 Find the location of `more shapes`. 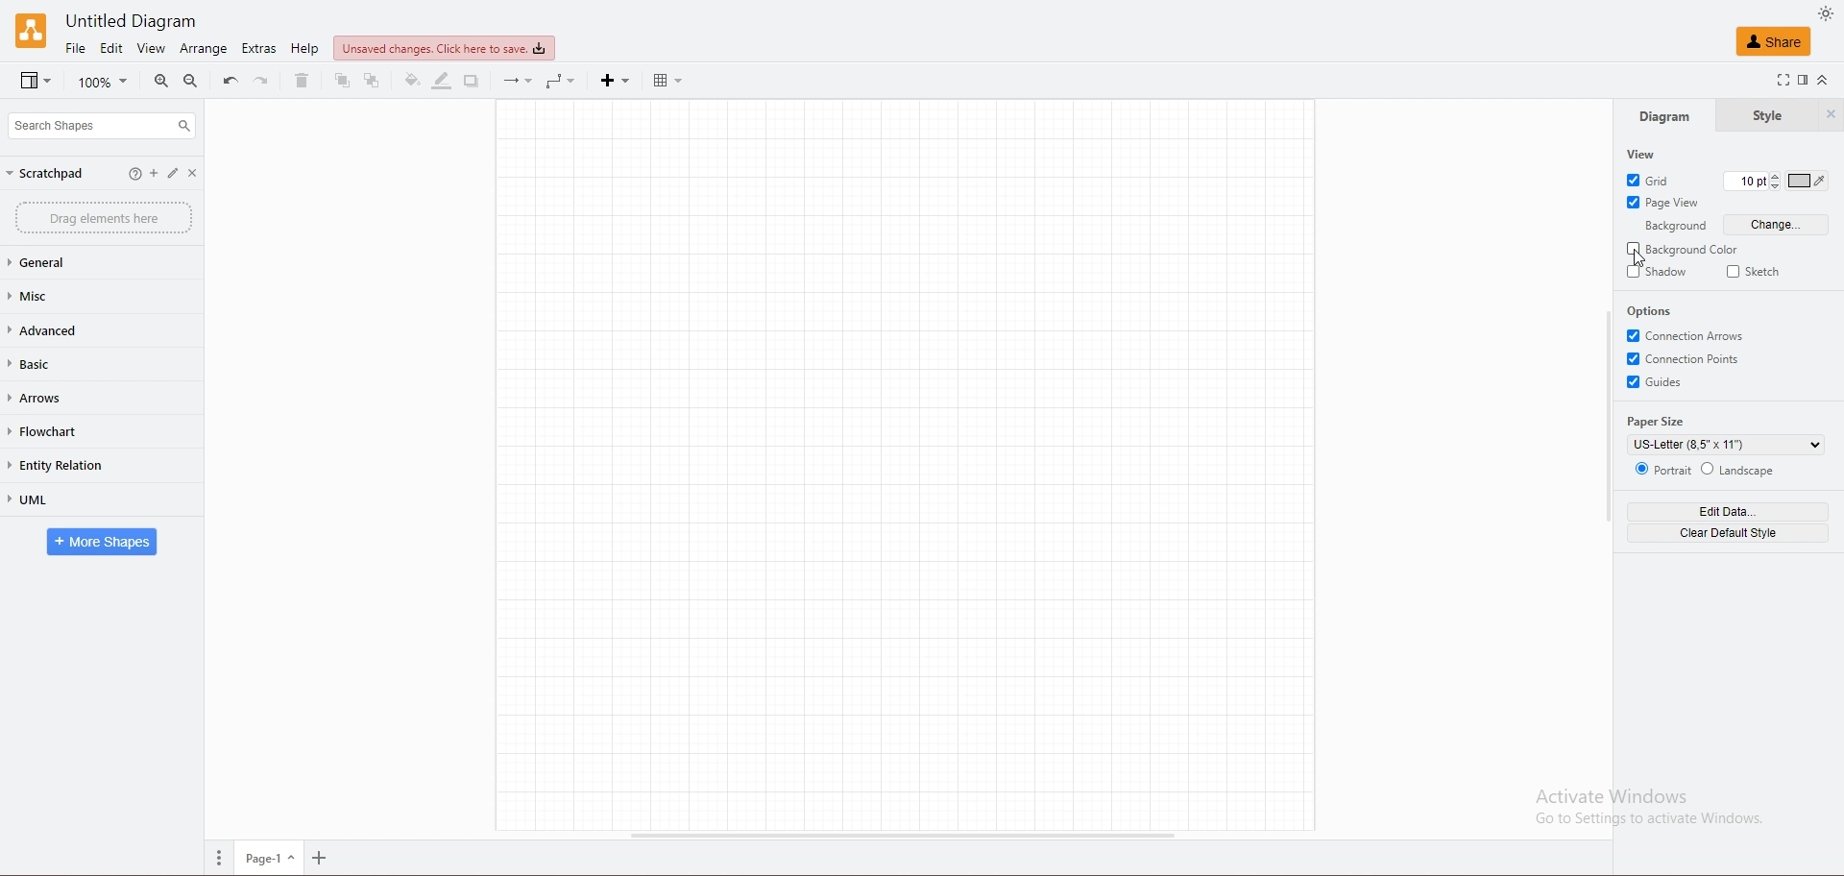

more shapes is located at coordinates (103, 543).